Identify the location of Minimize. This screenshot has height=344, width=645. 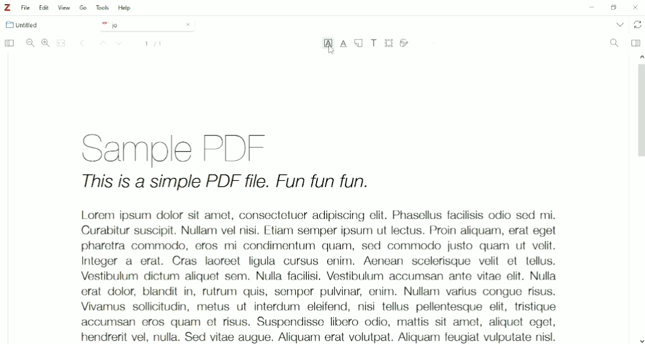
(590, 8).